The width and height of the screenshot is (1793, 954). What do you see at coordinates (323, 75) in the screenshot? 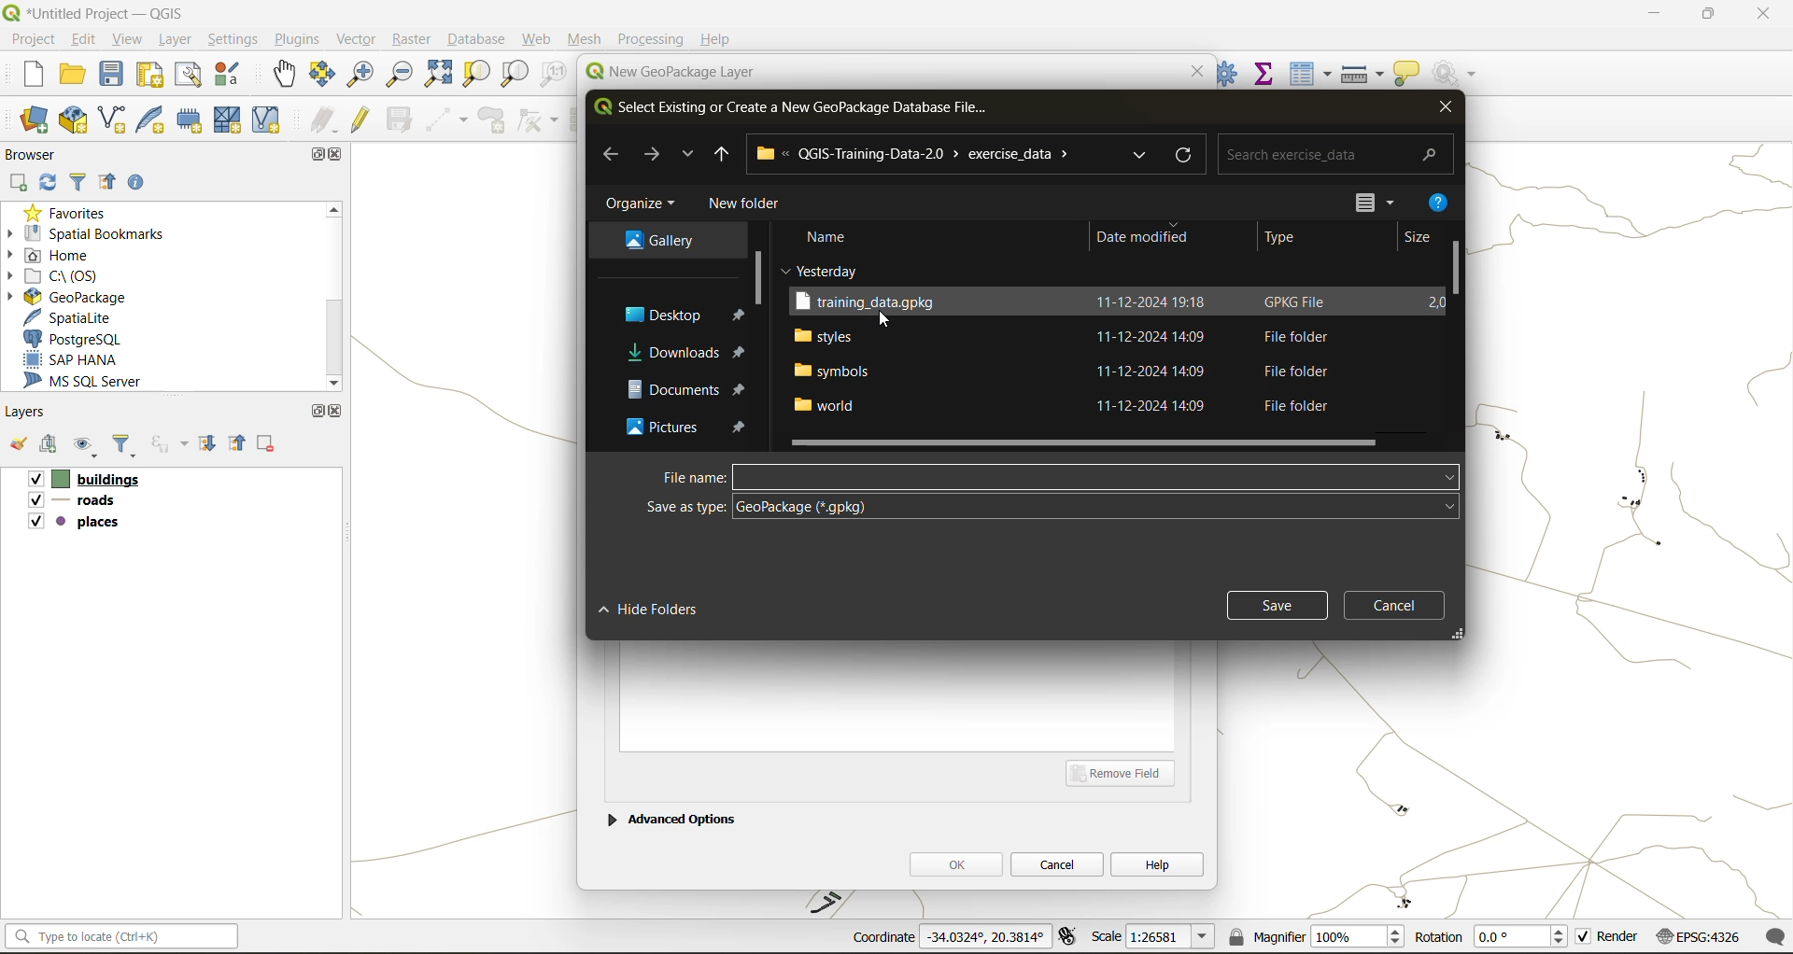
I see `pan selection` at bounding box center [323, 75].